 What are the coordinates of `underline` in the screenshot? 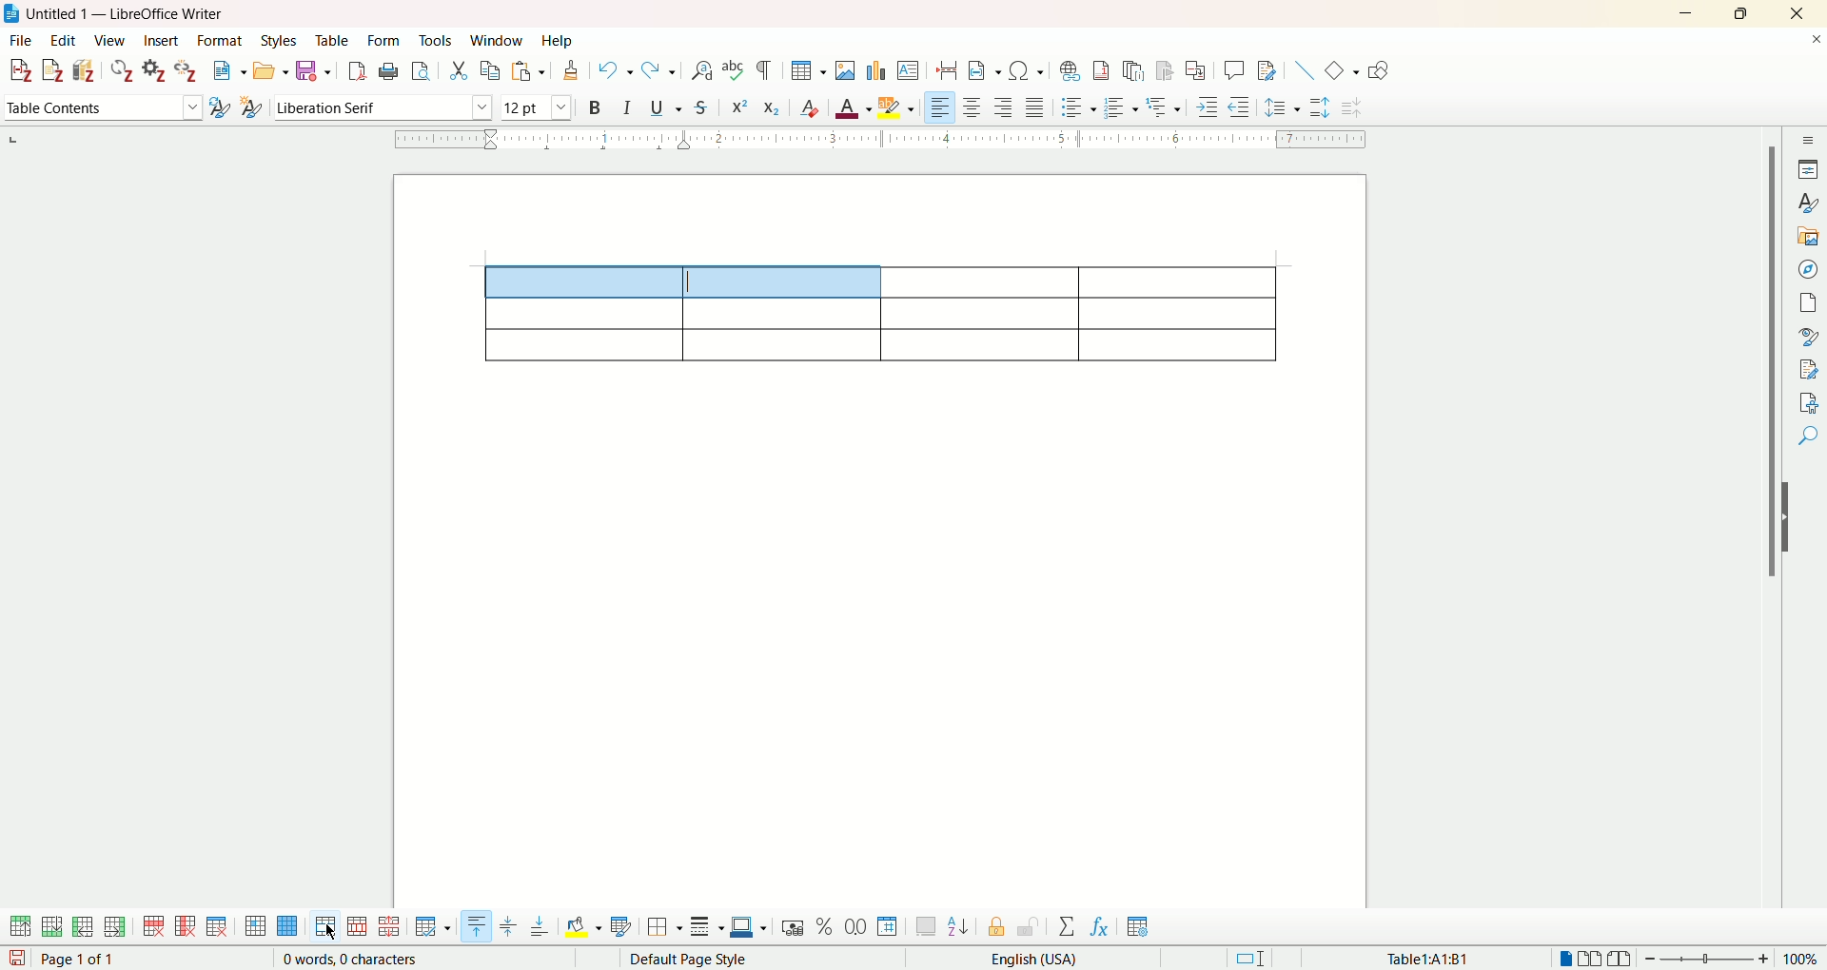 It's located at (667, 111).